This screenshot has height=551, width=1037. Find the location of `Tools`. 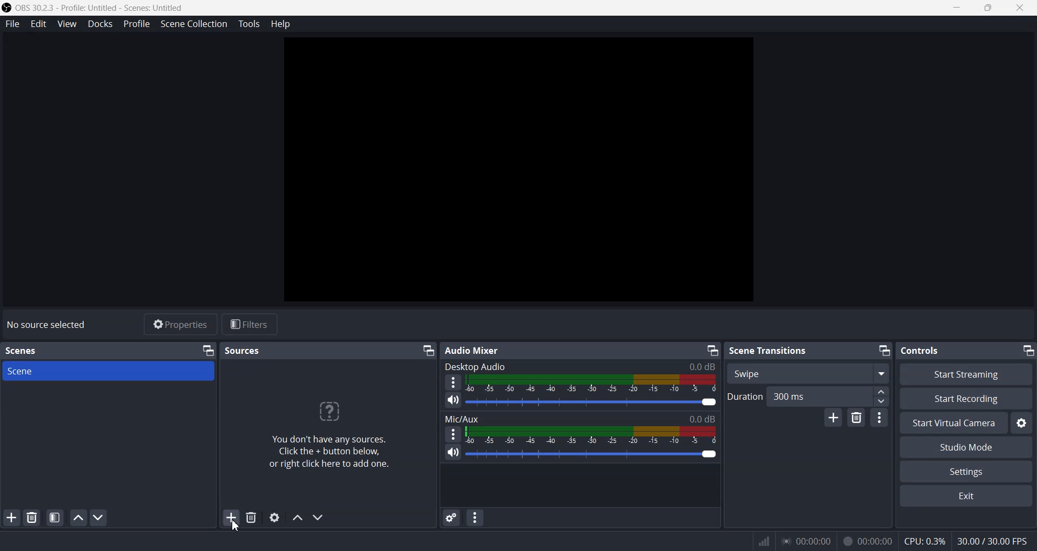

Tools is located at coordinates (248, 24).